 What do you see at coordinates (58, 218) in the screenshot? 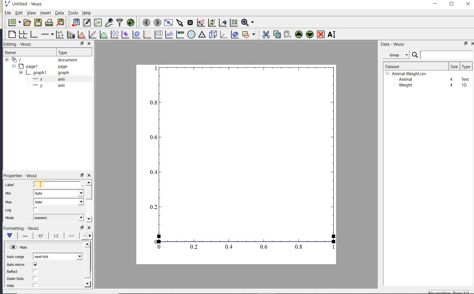
I see `Numeric` at bounding box center [58, 218].